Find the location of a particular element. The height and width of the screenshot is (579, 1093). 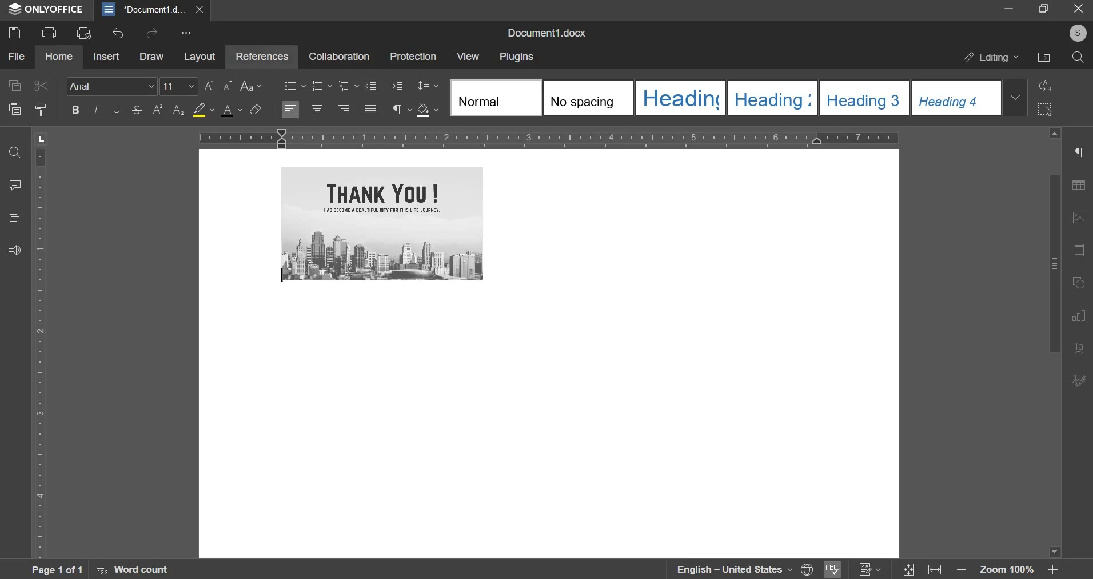

copy is located at coordinates (14, 85).